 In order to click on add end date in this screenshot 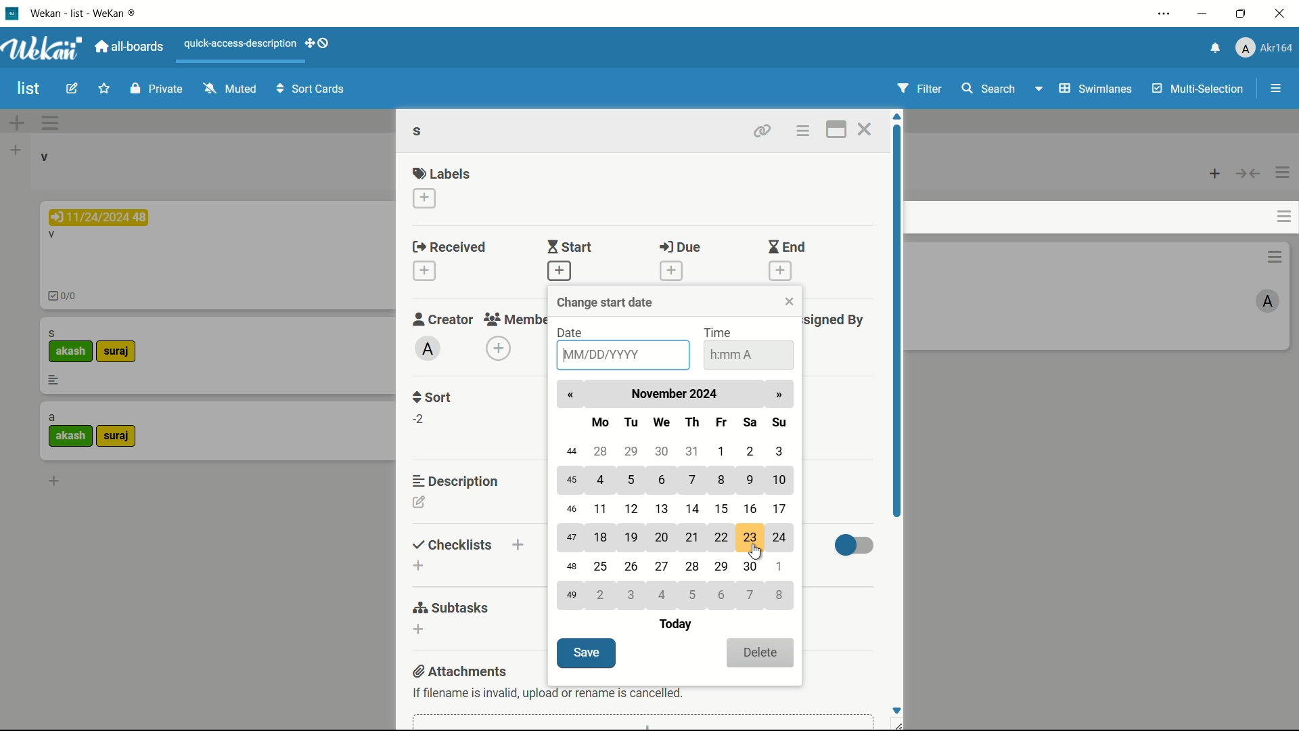, I will do `click(781, 272)`.